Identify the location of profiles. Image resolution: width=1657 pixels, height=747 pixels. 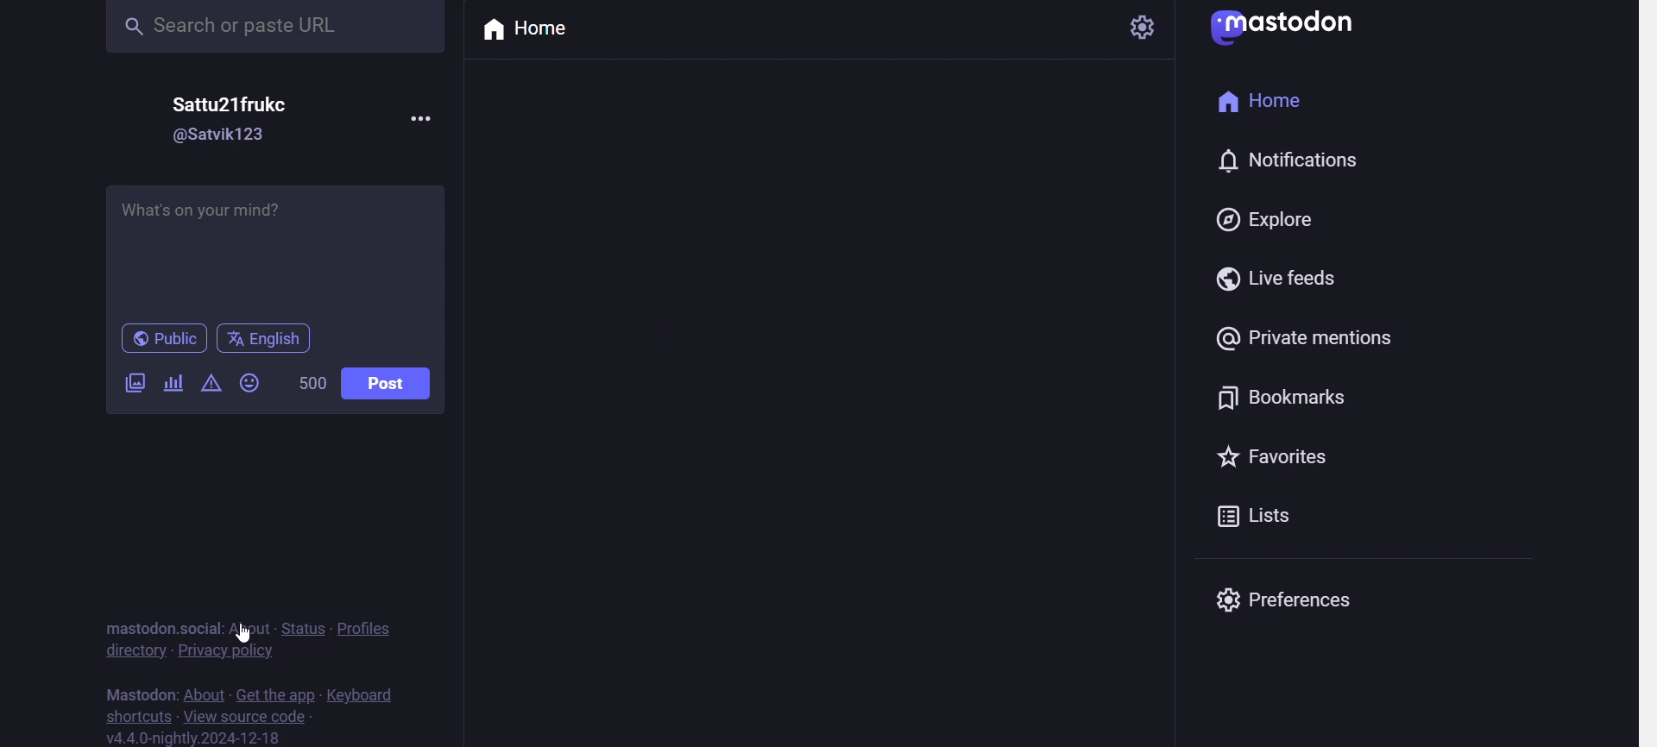
(373, 628).